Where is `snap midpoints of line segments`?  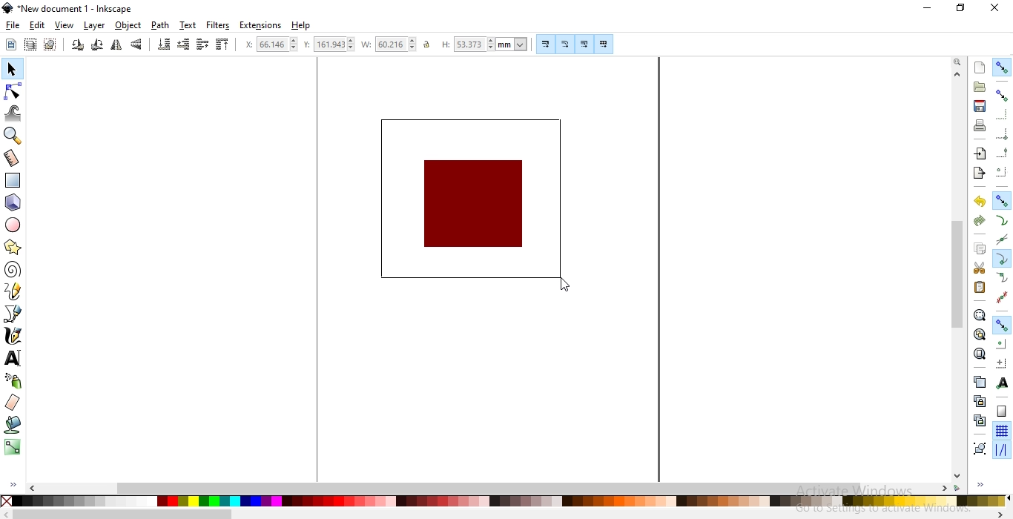 snap midpoints of line segments is located at coordinates (1004, 296).